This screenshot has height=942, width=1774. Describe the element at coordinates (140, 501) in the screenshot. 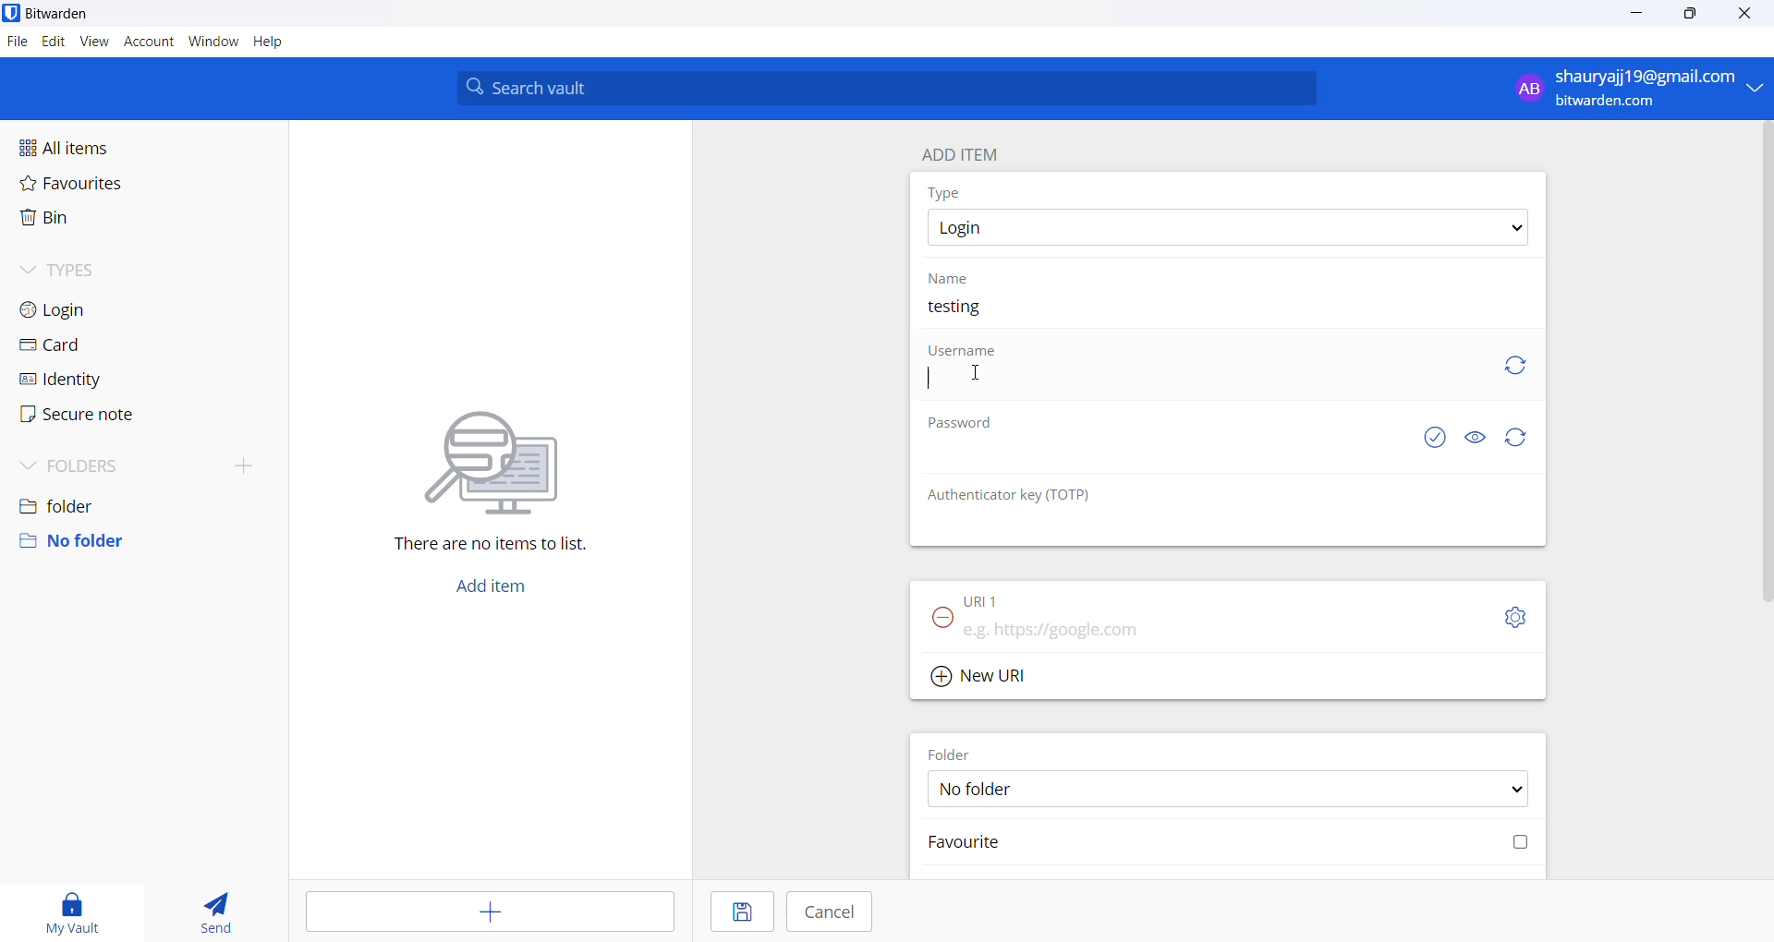

I see `folder` at that location.